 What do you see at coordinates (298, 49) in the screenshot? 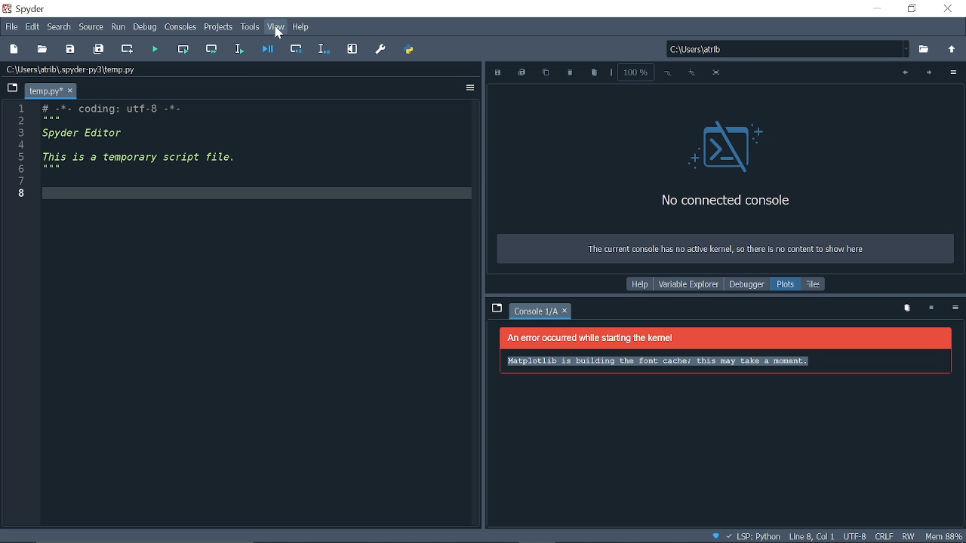
I see `Debug cell` at bounding box center [298, 49].